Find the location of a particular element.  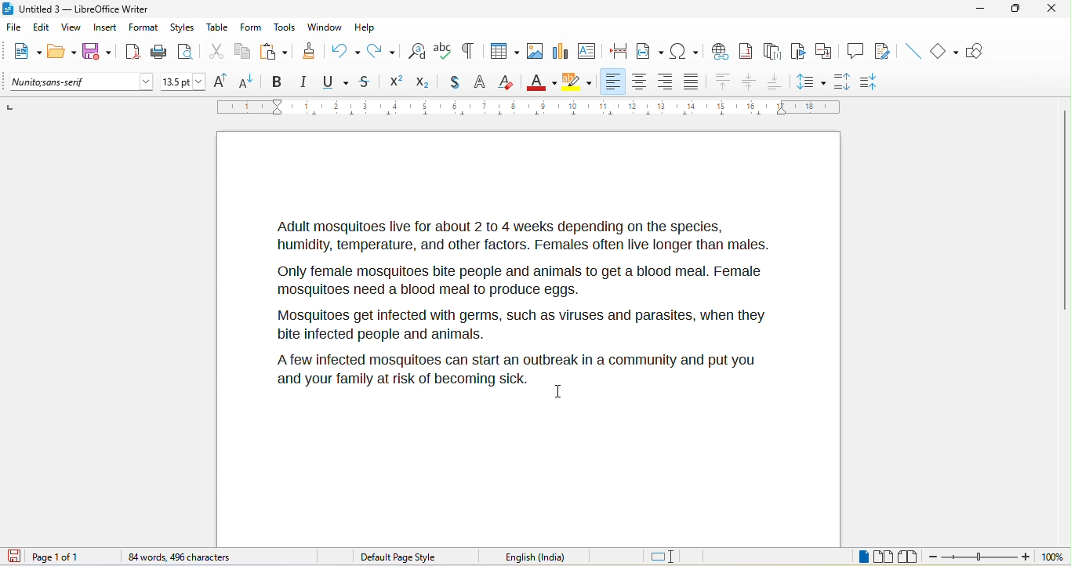

tools is located at coordinates (284, 28).